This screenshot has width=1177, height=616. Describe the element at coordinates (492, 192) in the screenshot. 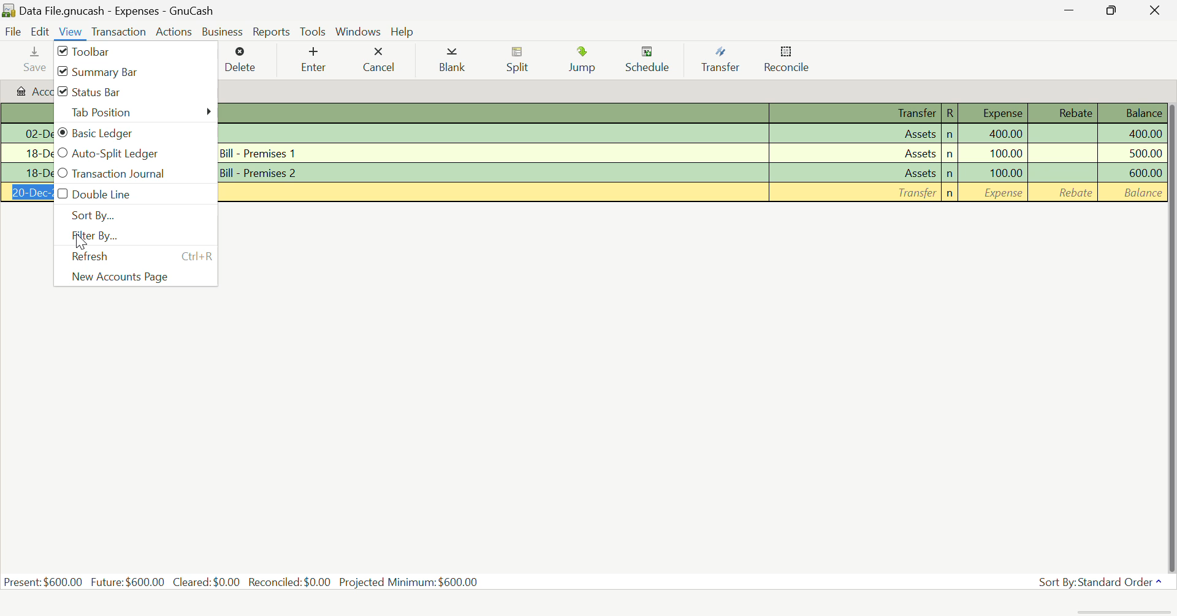

I see `Description` at that location.